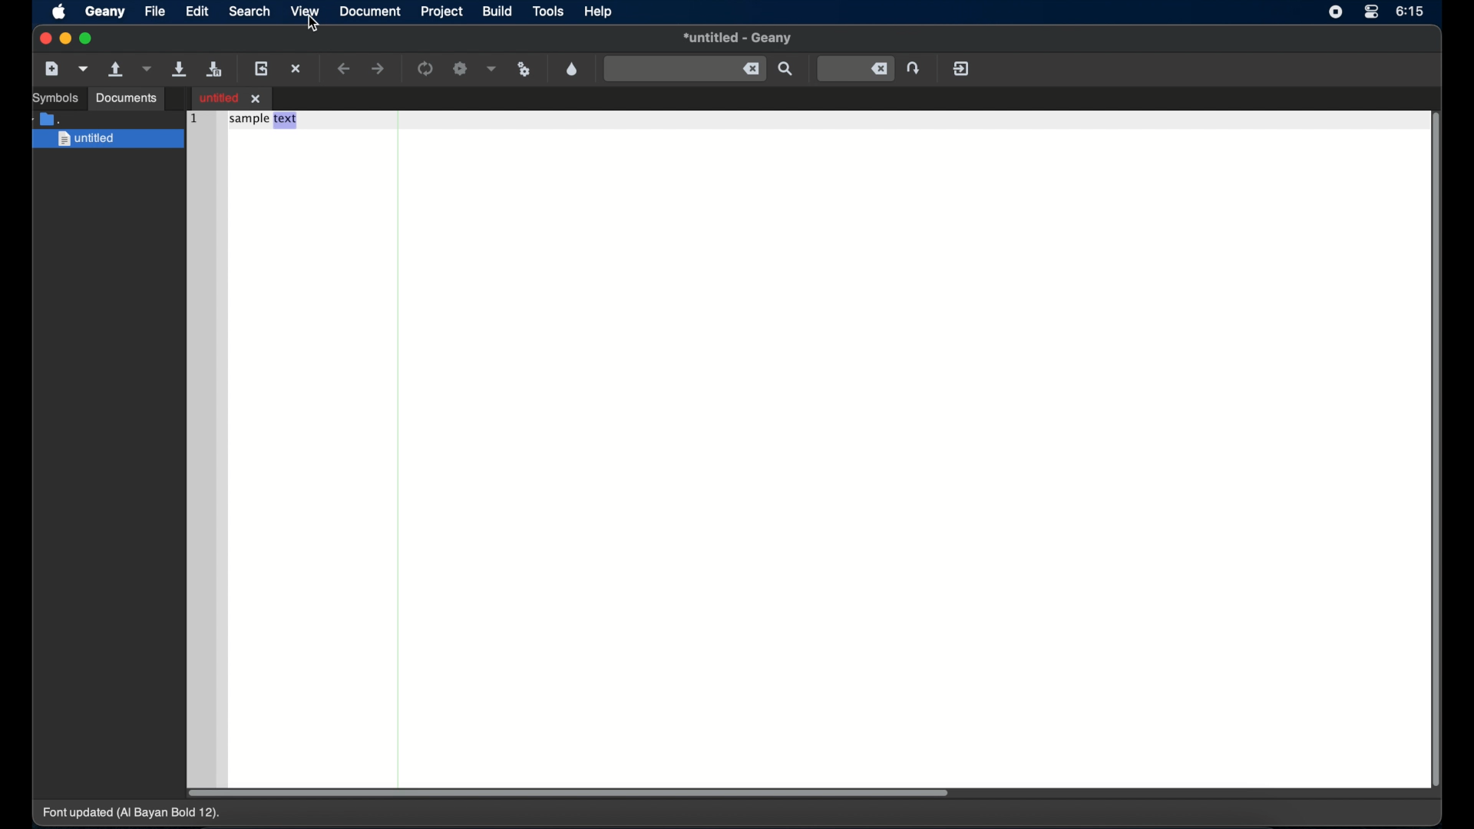 The height and width of the screenshot is (829, 1474). I want to click on edit, so click(199, 11).